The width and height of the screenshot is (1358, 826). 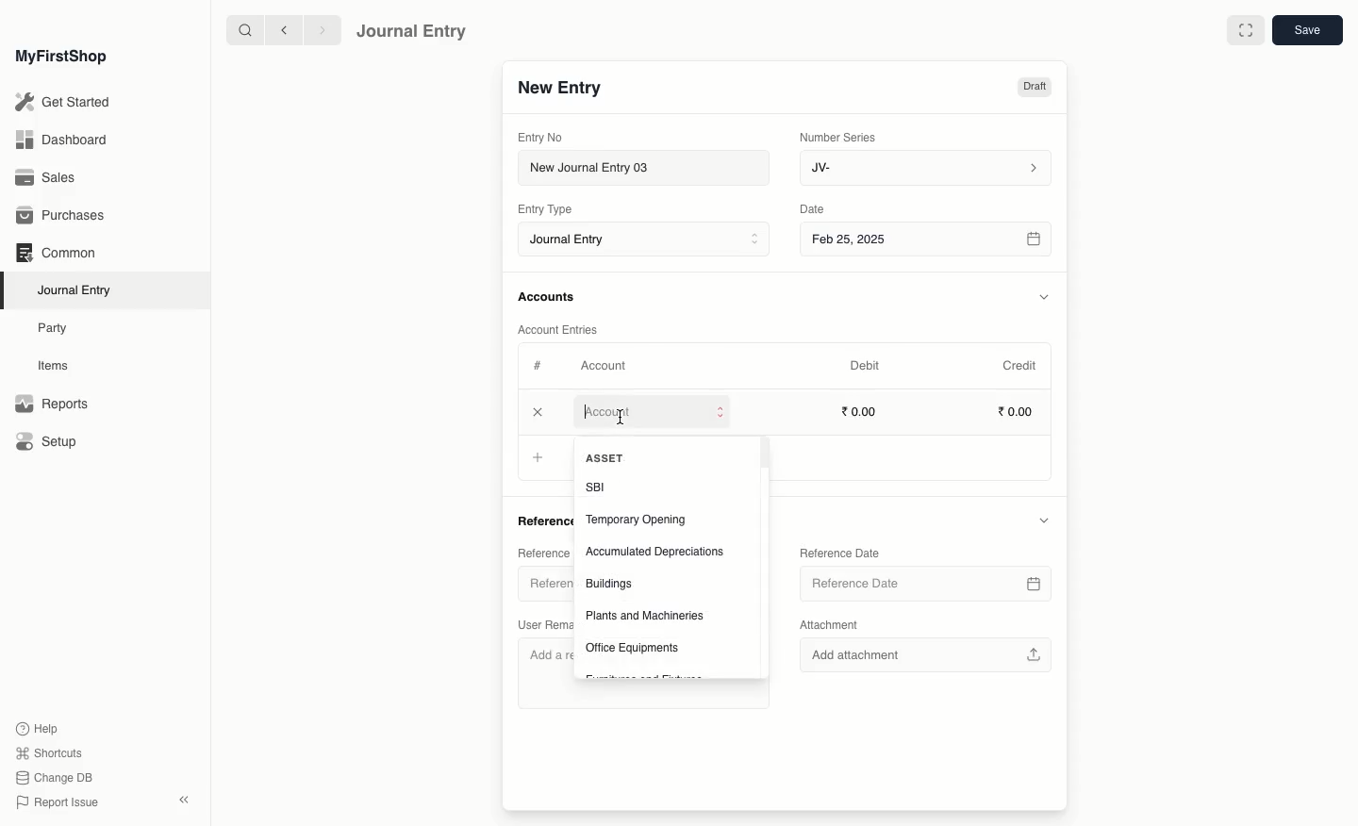 I want to click on Feb 25, 2025 8, so click(x=927, y=239).